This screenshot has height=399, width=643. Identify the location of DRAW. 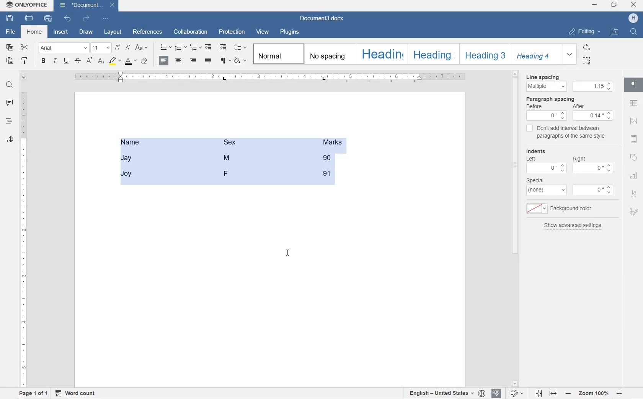
(86, 32).